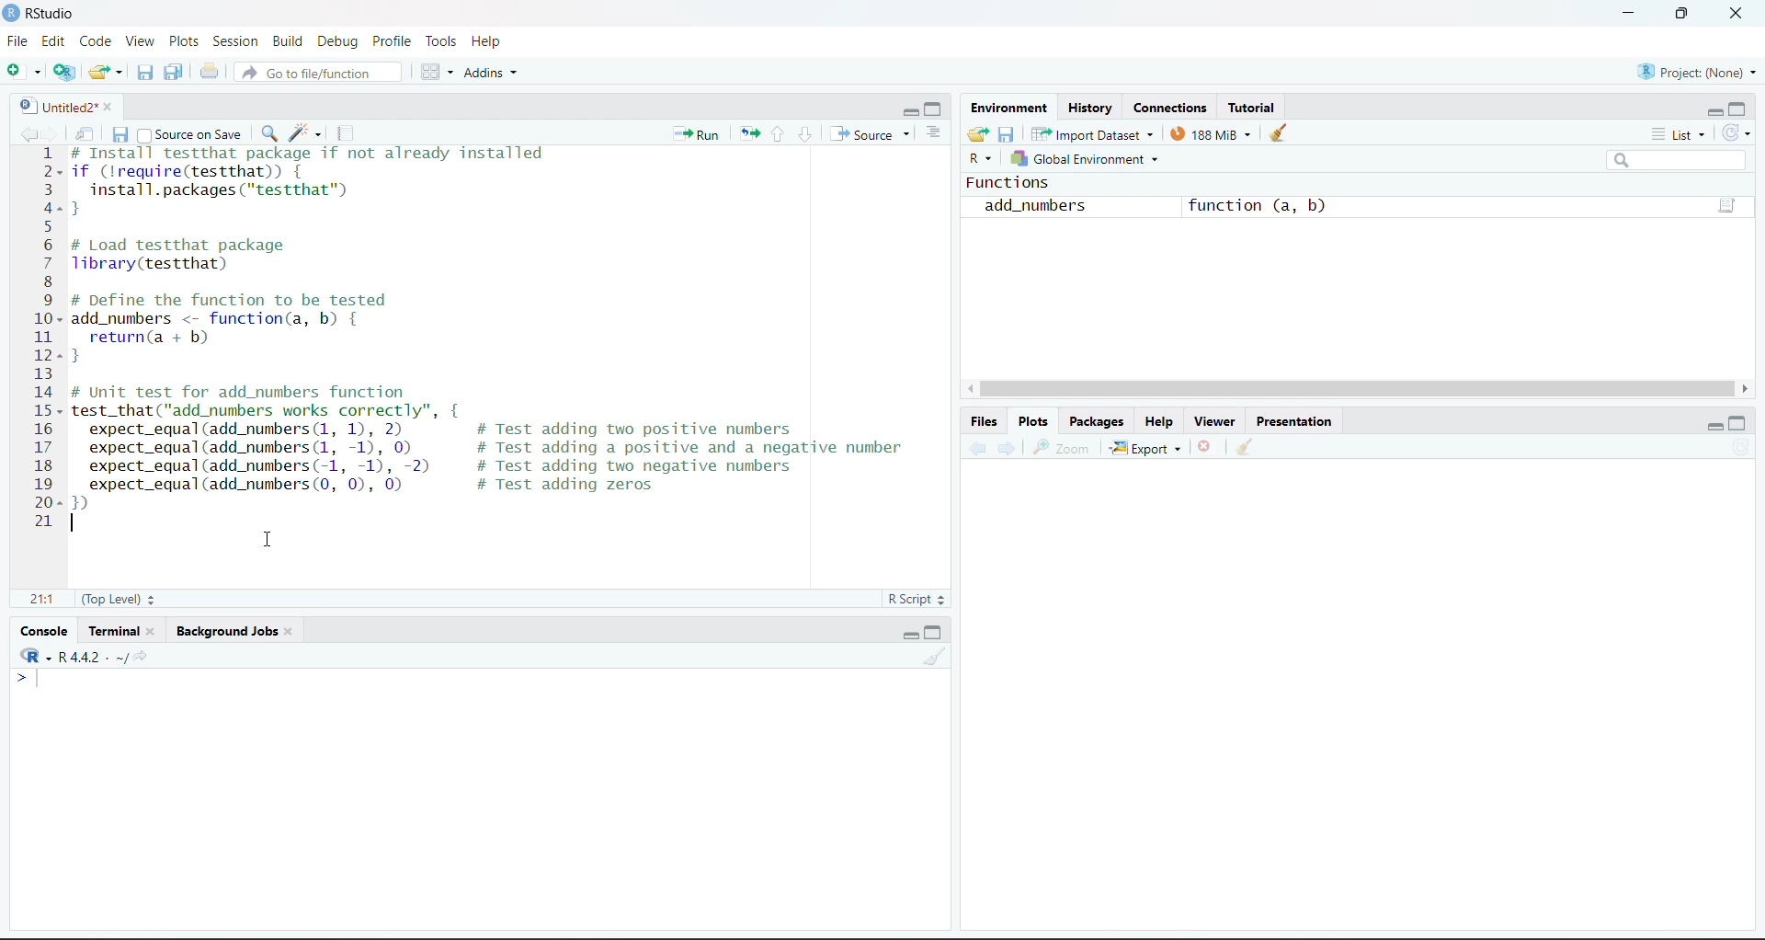 The height and width of the screenshot is (940, 1765). What do you see at coordinates (437, 73) in the screenshot?
I see `workspace panes` at bounding box center [437, 73].